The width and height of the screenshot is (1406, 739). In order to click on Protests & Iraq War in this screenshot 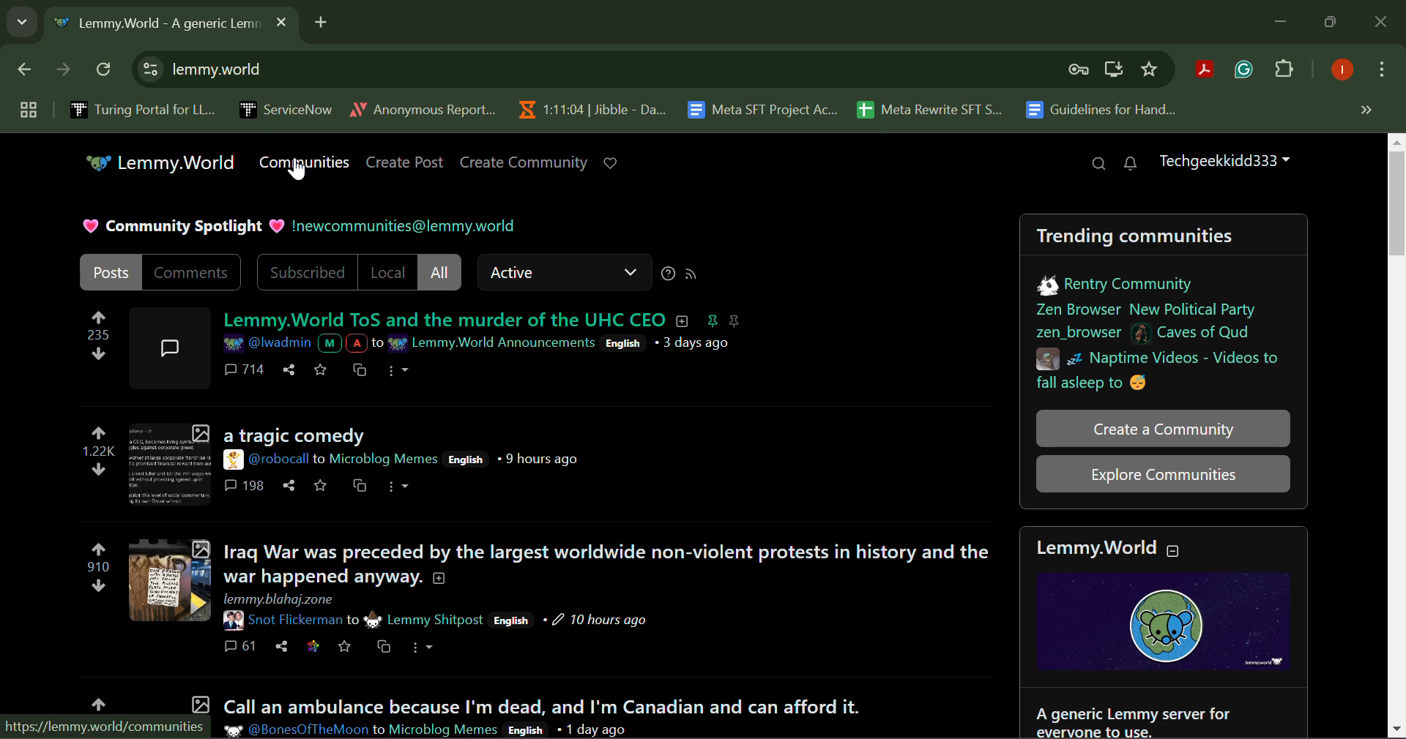, I will do `click(609, 566)`.